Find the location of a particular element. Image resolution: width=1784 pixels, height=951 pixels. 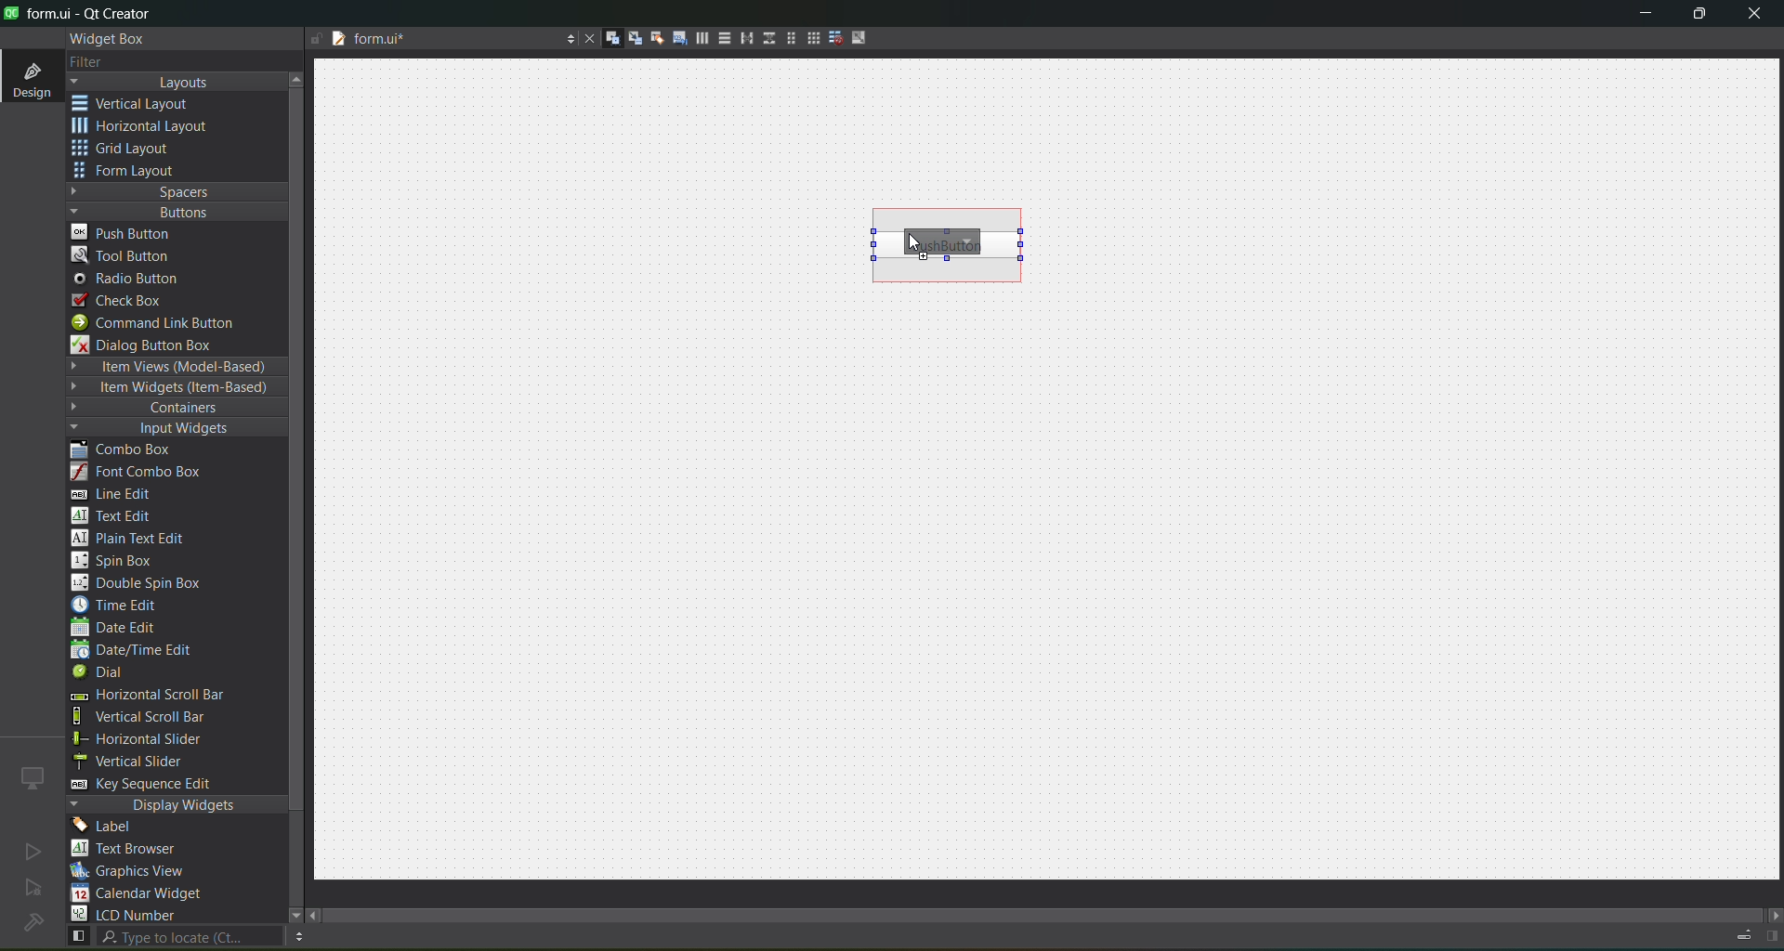

grid is located at coordinates (133, 150).